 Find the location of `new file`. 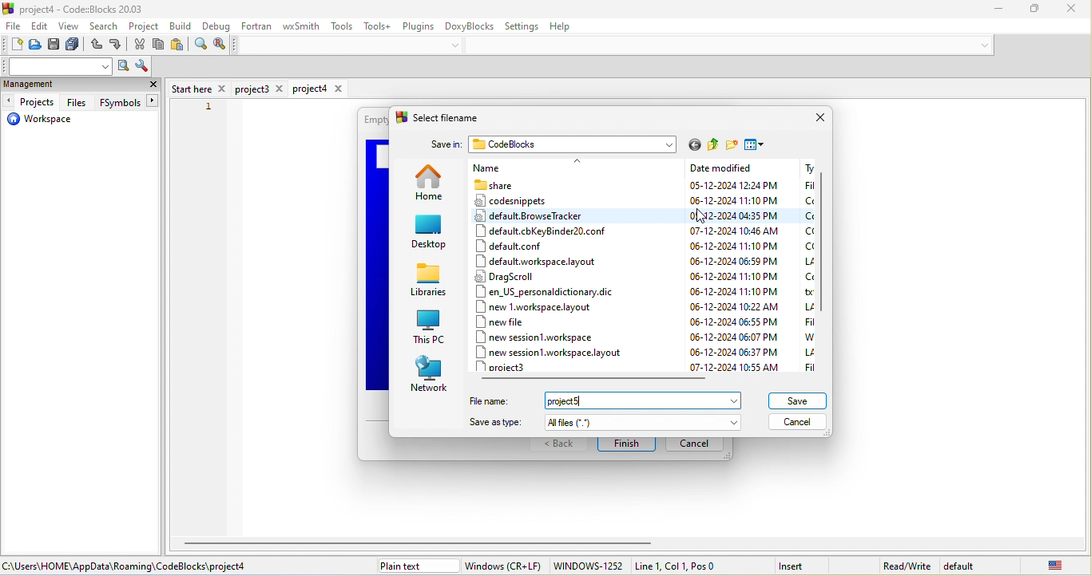

new file is located at coordinates (513, 322).